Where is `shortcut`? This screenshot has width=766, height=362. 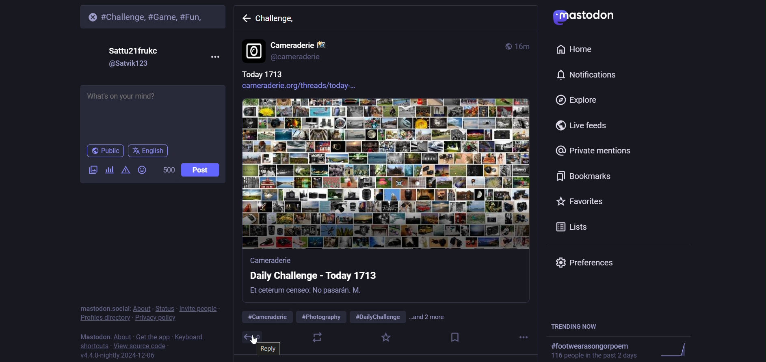
shortcut is located at coordinates (94, 345).